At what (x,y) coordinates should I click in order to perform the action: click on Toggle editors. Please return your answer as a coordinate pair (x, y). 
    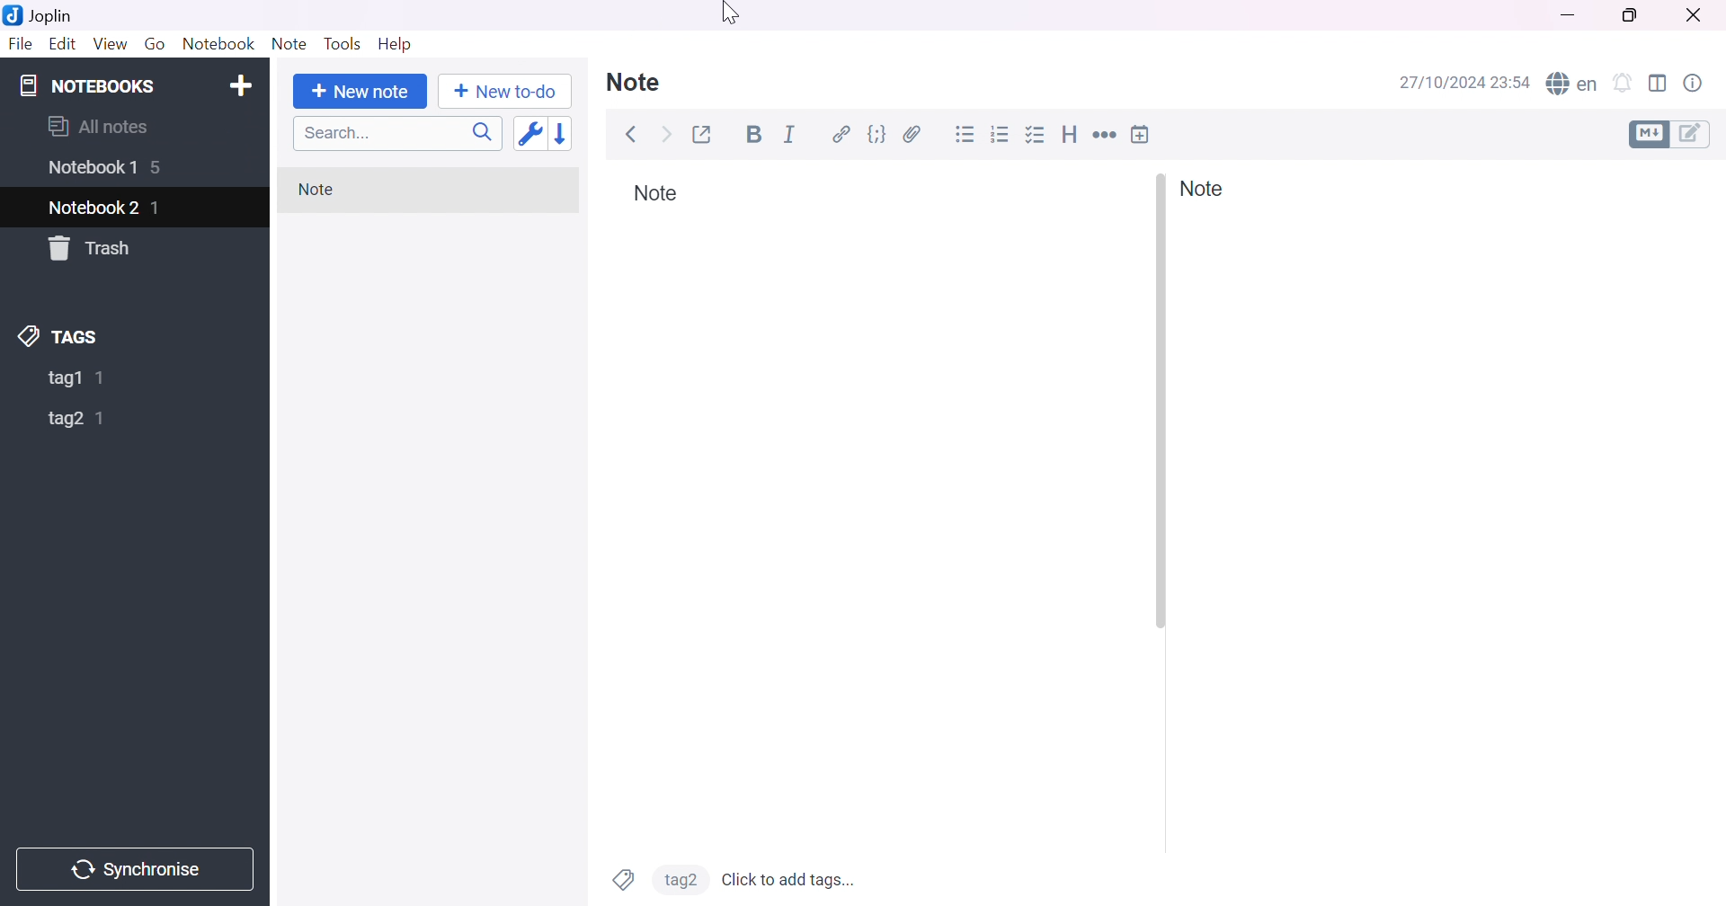
    Looking at the image, I should click on (1673, 134).